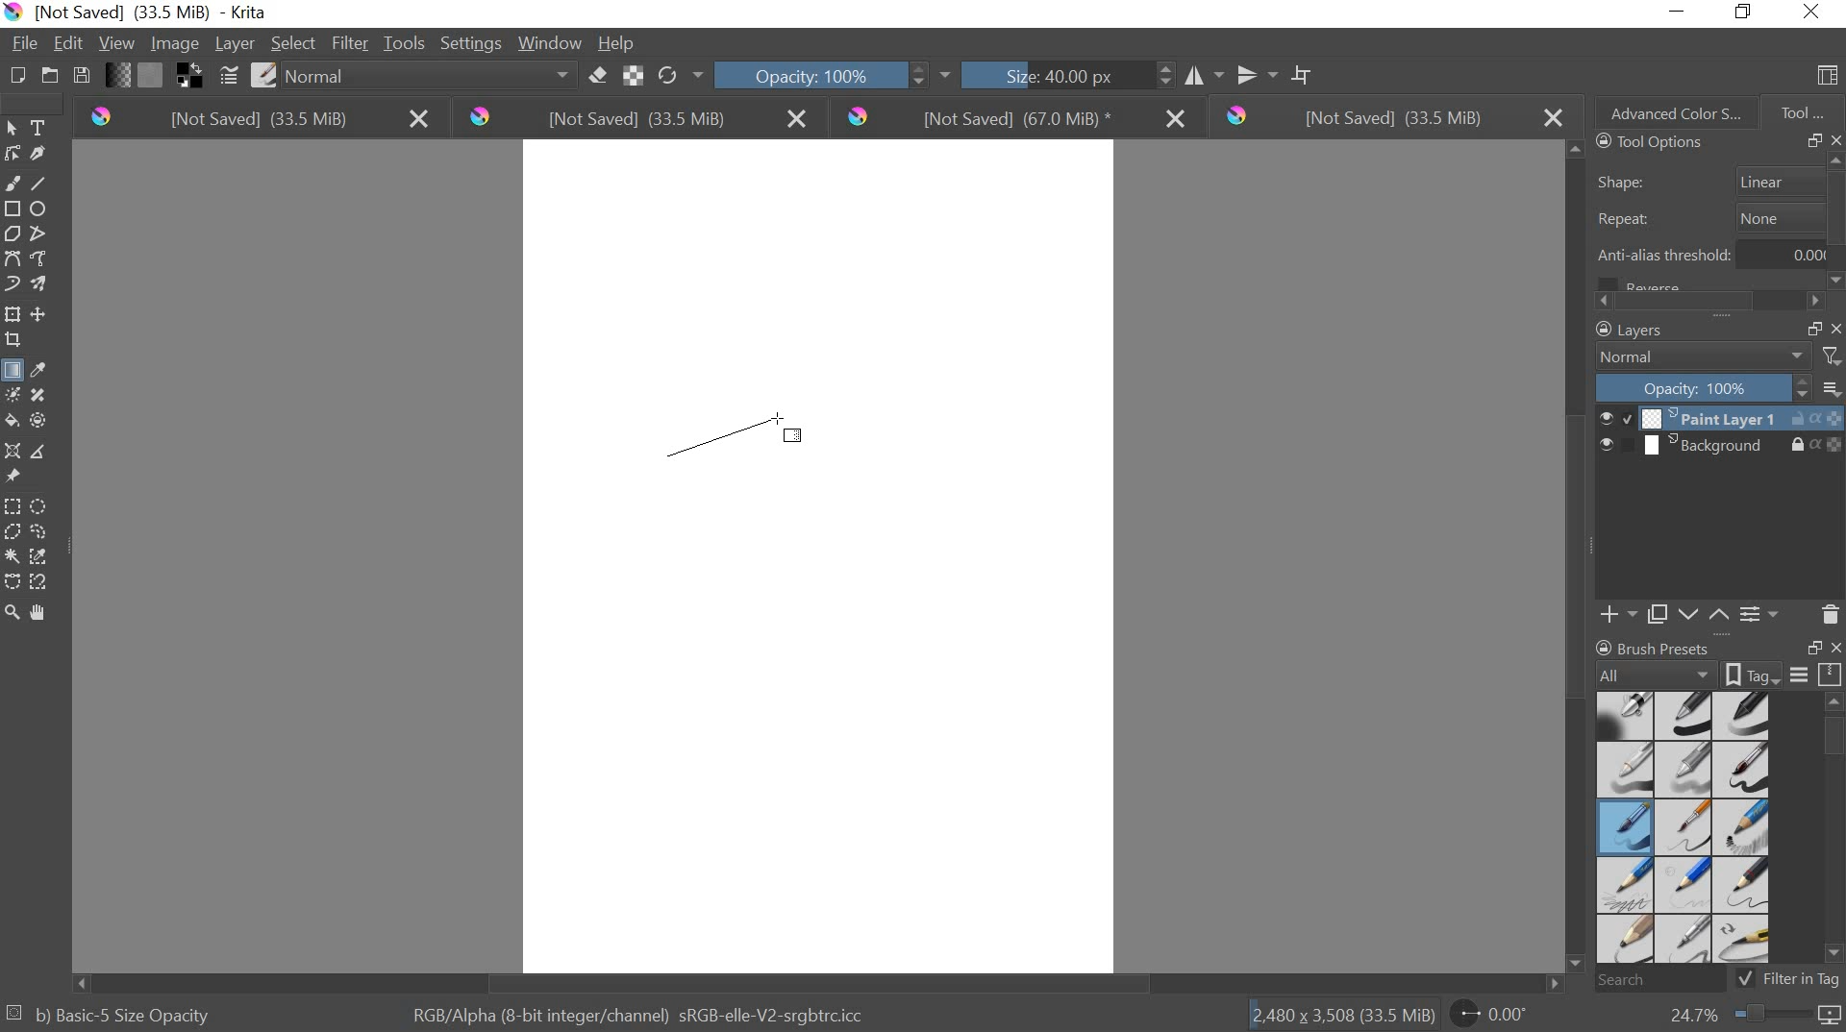  I want to click on measurements, so click(44, 451).